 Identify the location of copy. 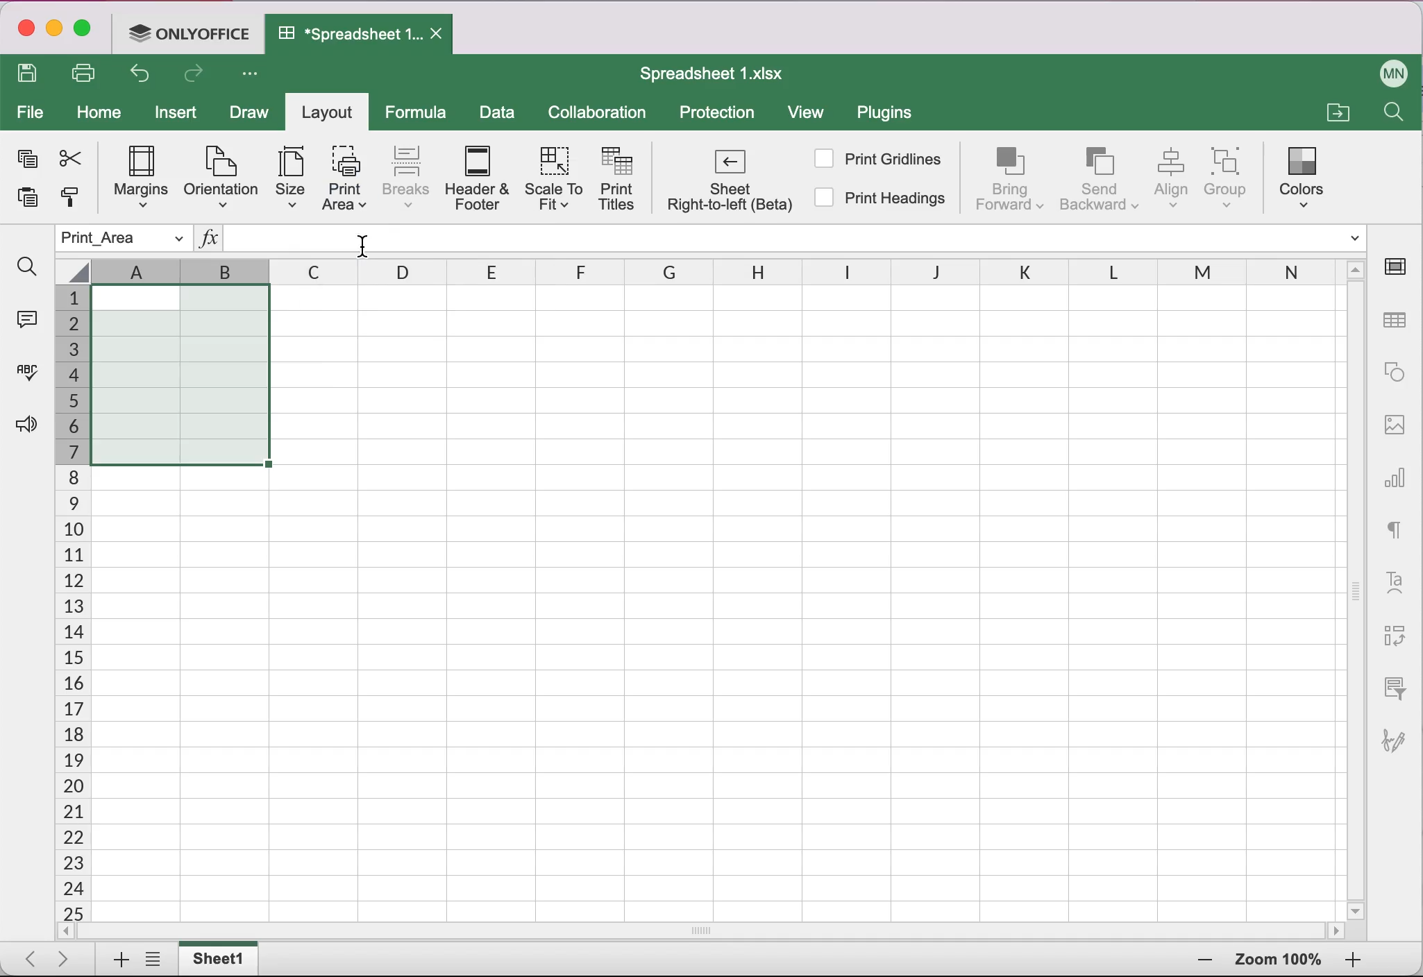
(25, 162).